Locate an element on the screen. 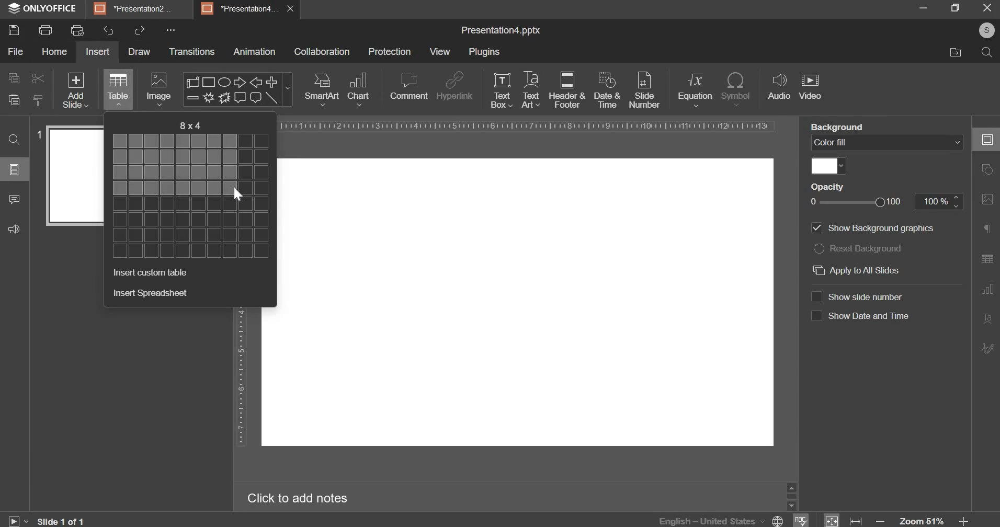 Image resolution: width=1000 pixels, height=527 pixels. opacity slider is located at coordinates (855, 202).